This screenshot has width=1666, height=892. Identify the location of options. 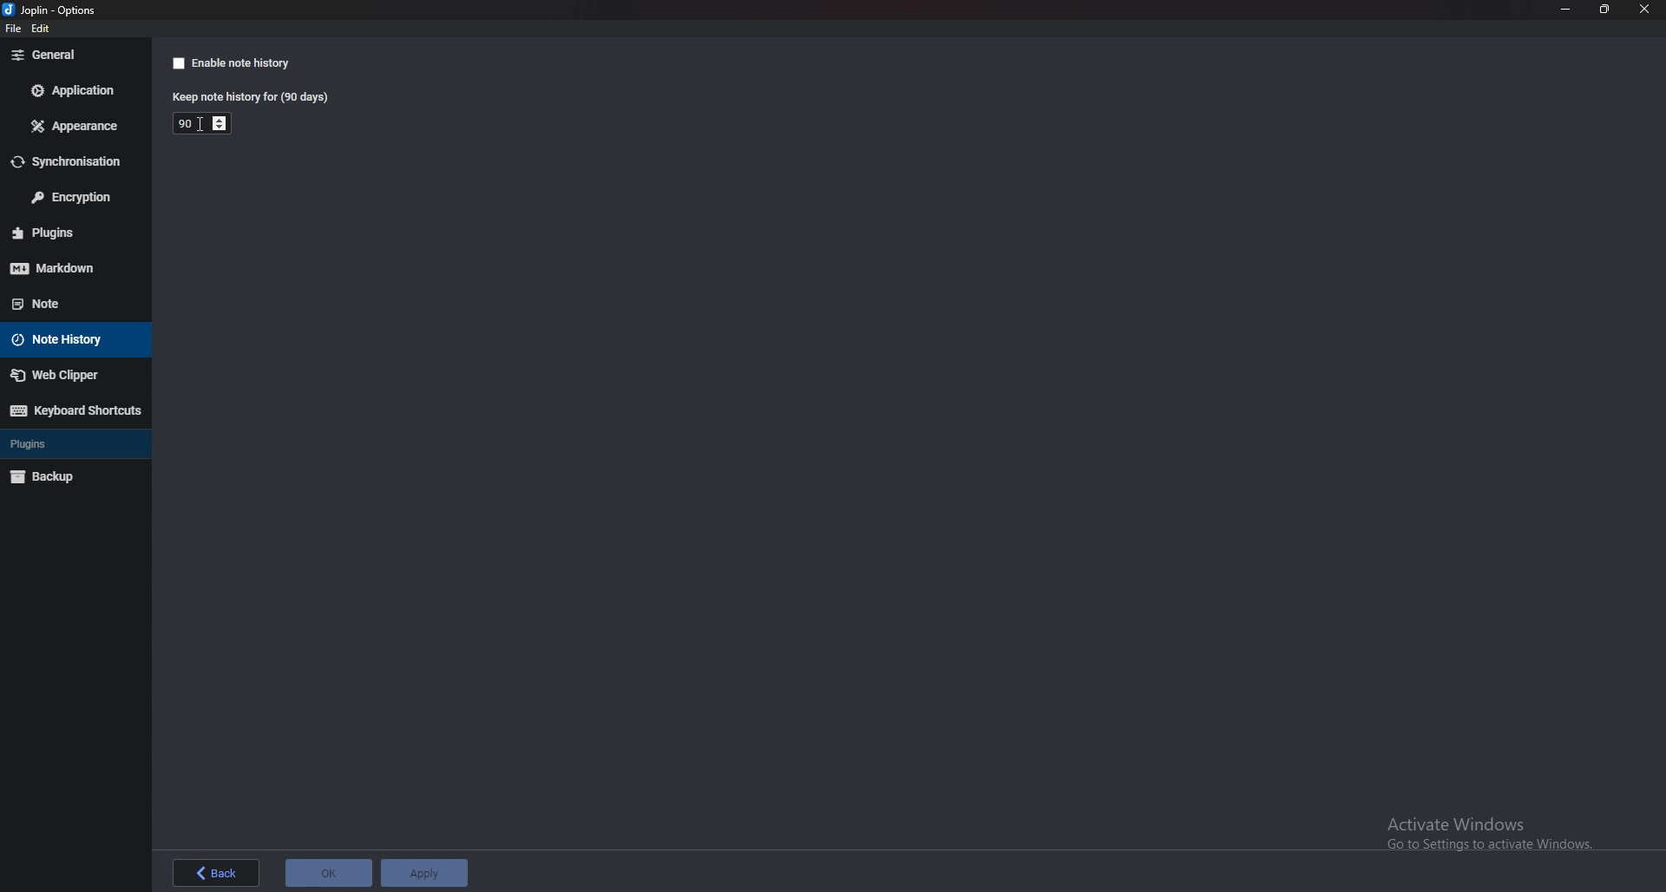
(53, 10).